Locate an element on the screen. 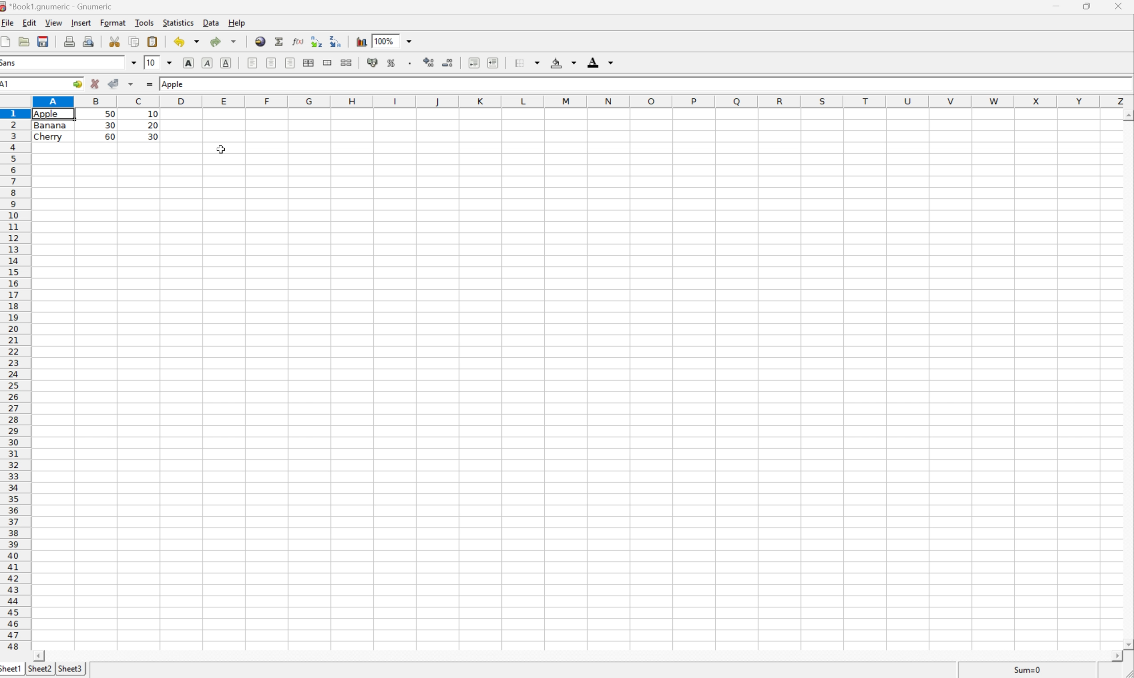 Image resolution: width=1134 pixels, height=678 pixels. save is located at coordinates (24, 40).